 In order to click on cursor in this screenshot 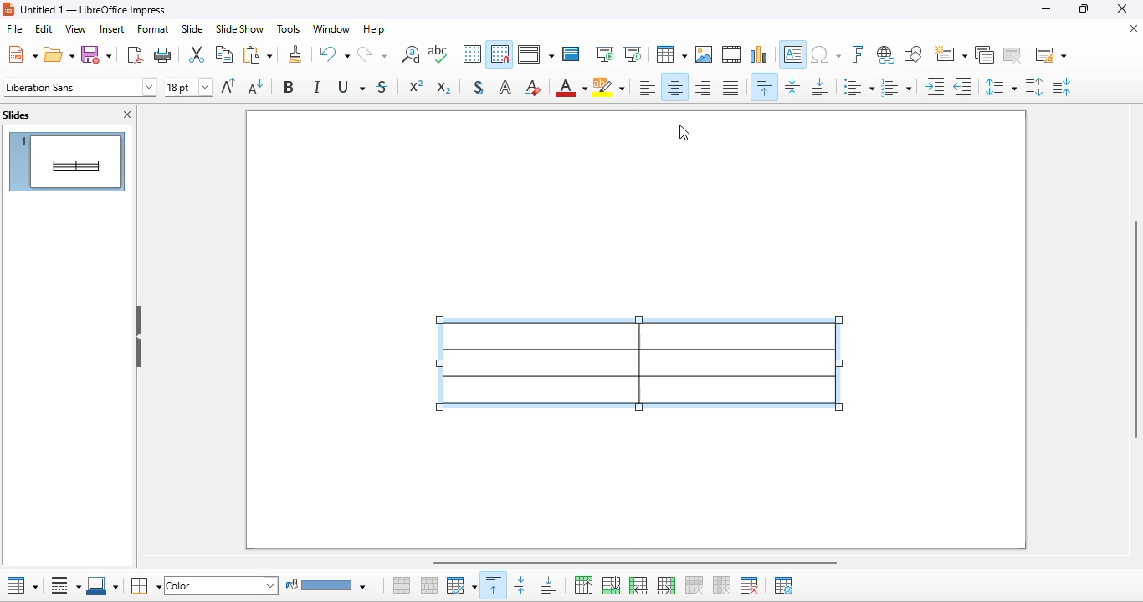, I will do `click(685, 132)`.